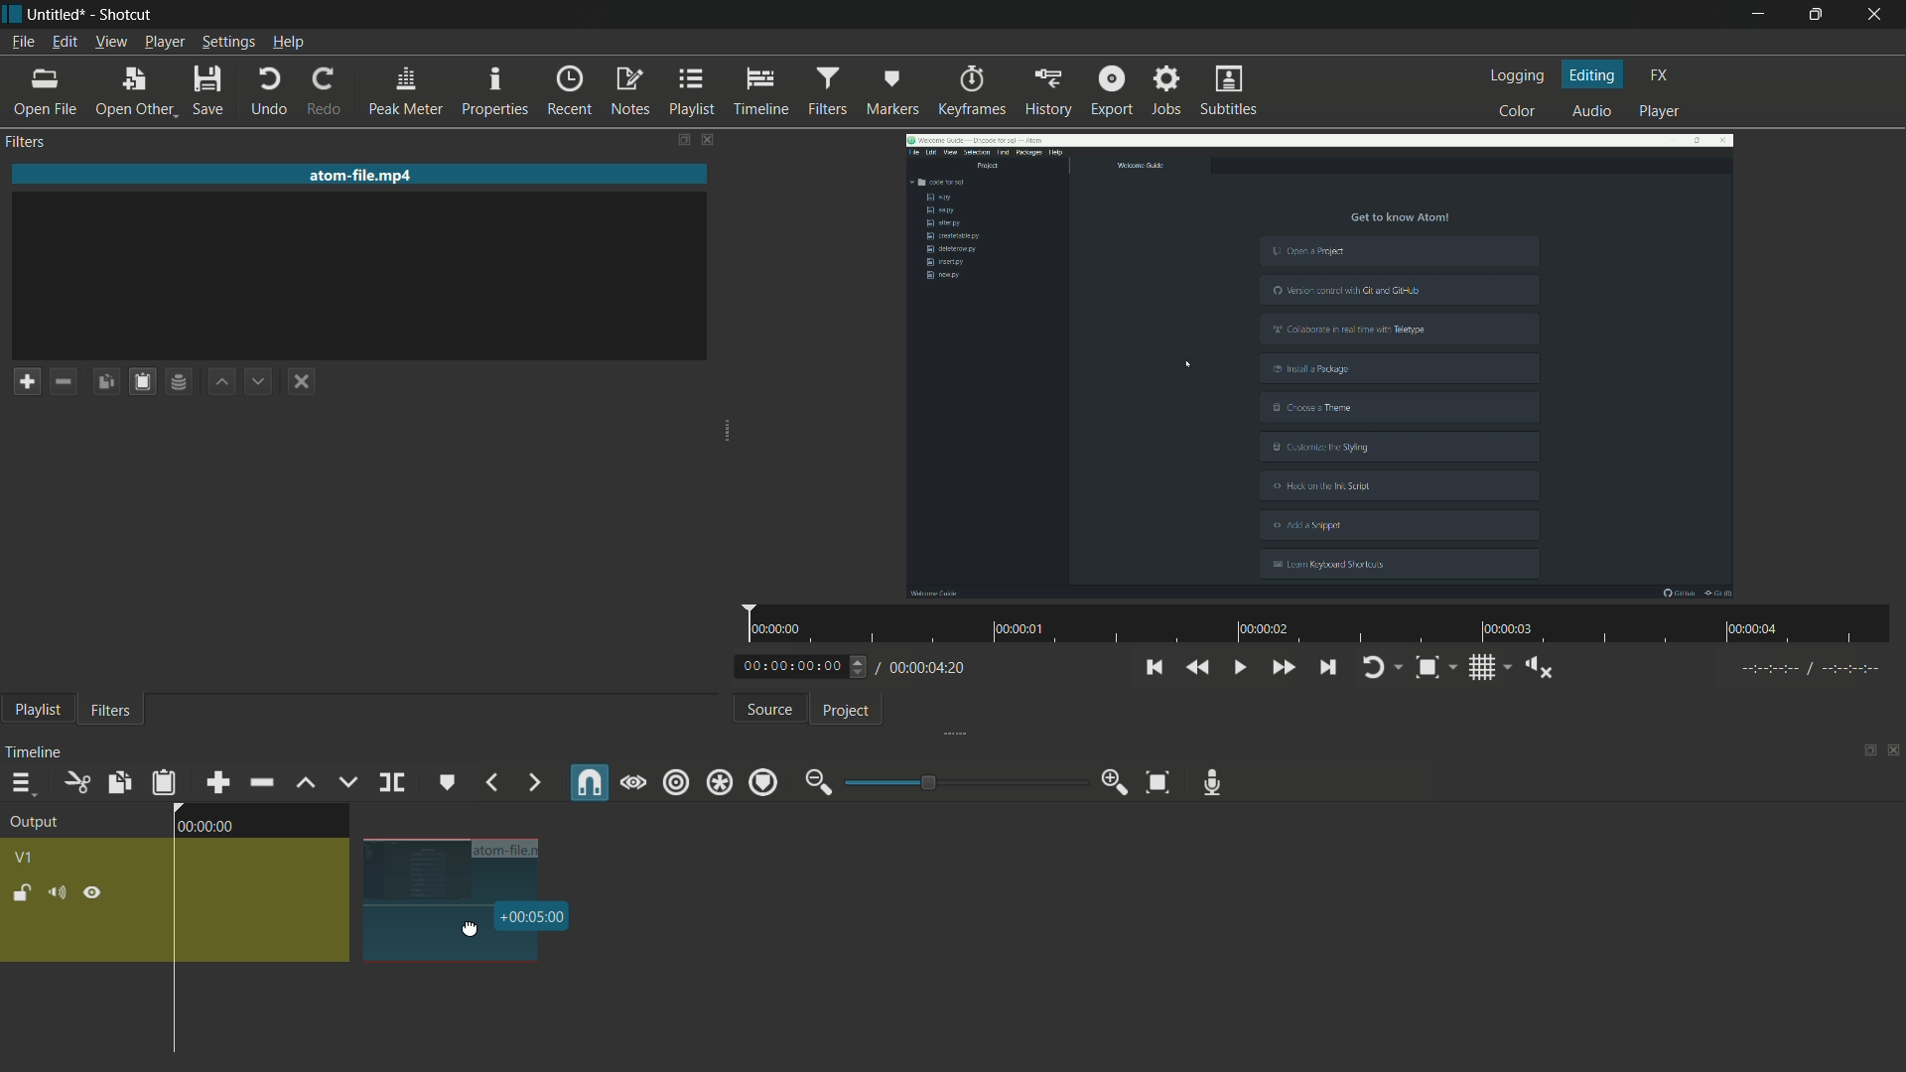  Describe the element at coordinates (27, 380) in the screenshot. I see `add a filter` at that location.